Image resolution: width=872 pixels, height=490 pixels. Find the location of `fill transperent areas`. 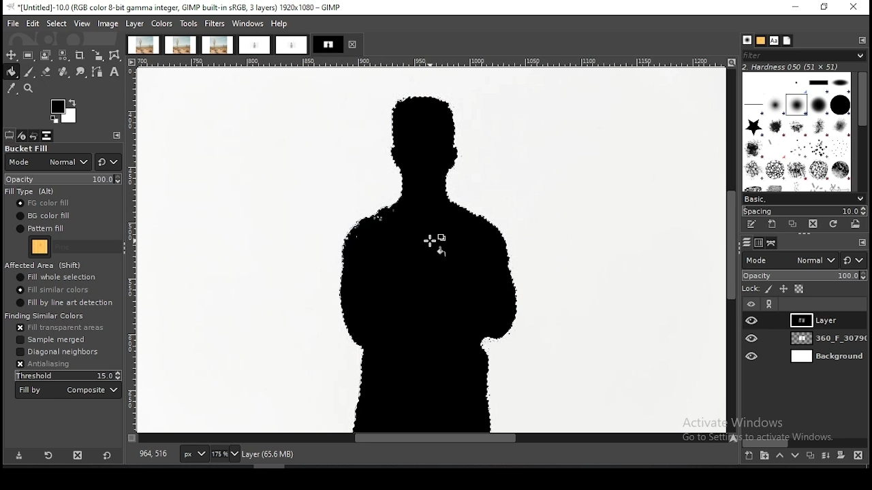

fill transperent areas is located at coordinates (61, 329).